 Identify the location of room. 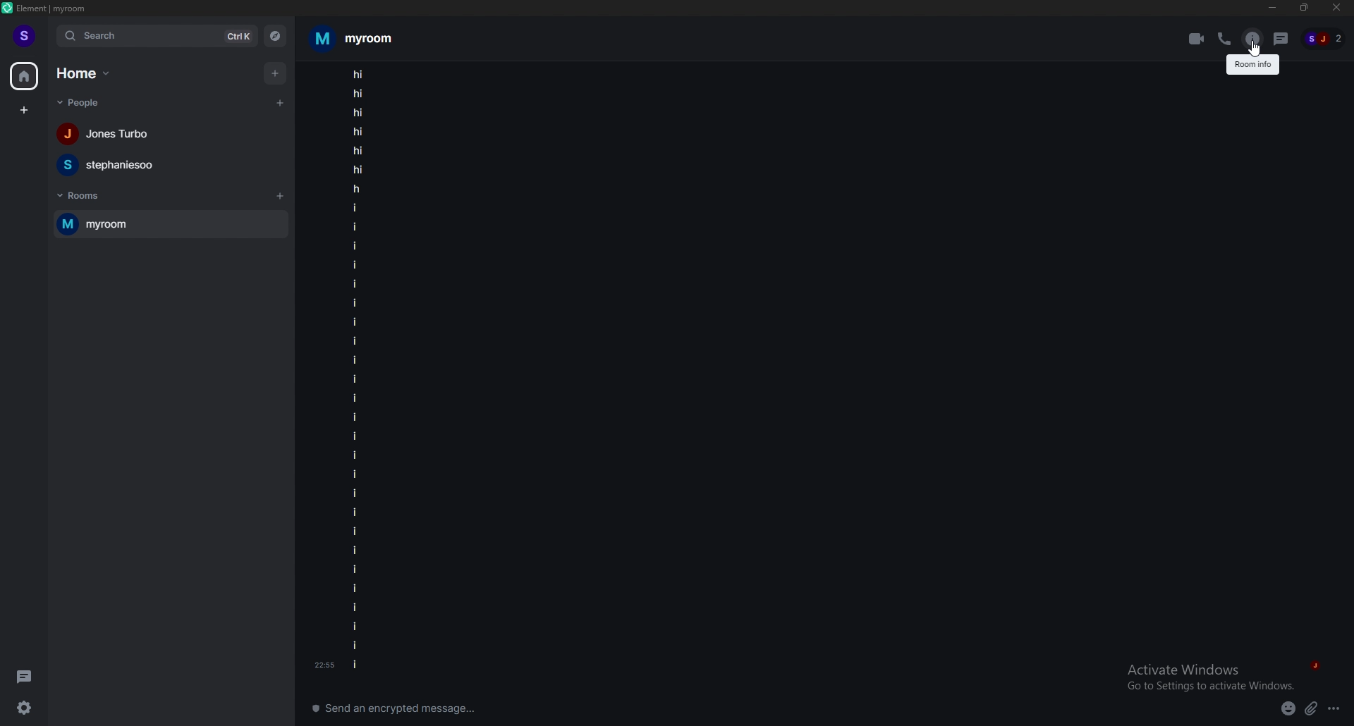
(170, 223).